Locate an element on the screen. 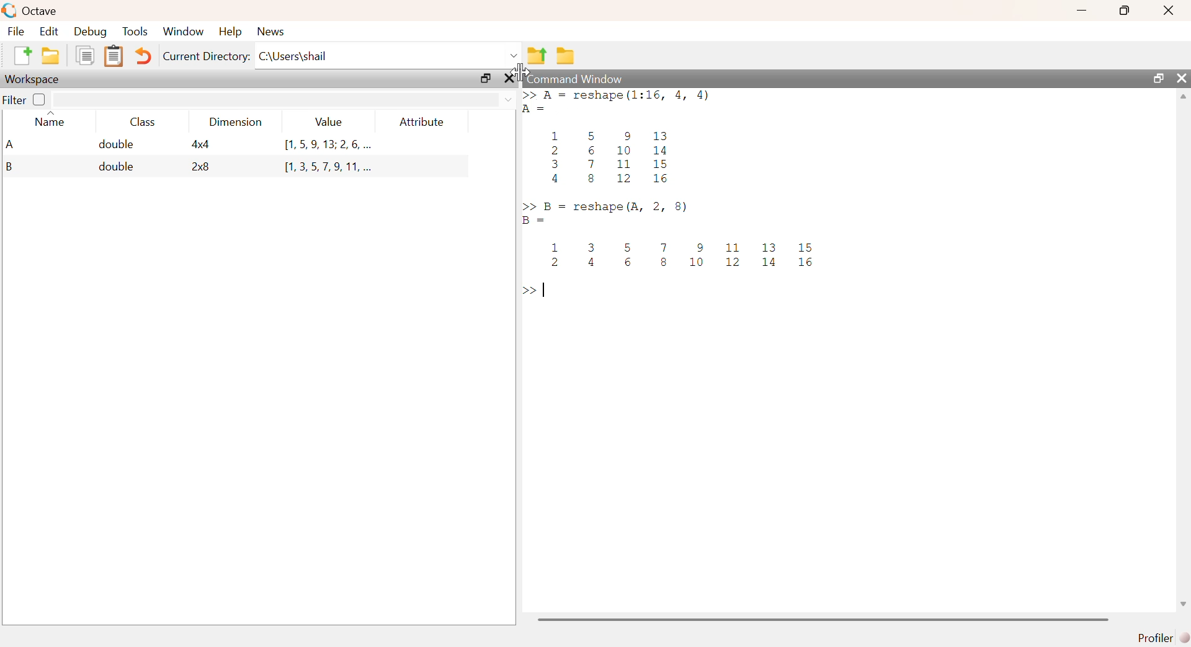  open an existing file in editor is located at coordinates (51, 56).